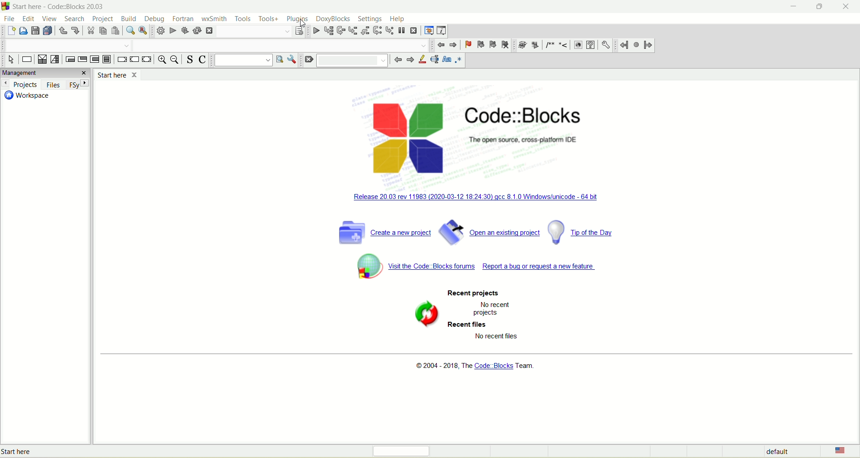  What do you see at coordinates (10, 19) in the screenshot?
I see `file` at bounding box center [10, 19].